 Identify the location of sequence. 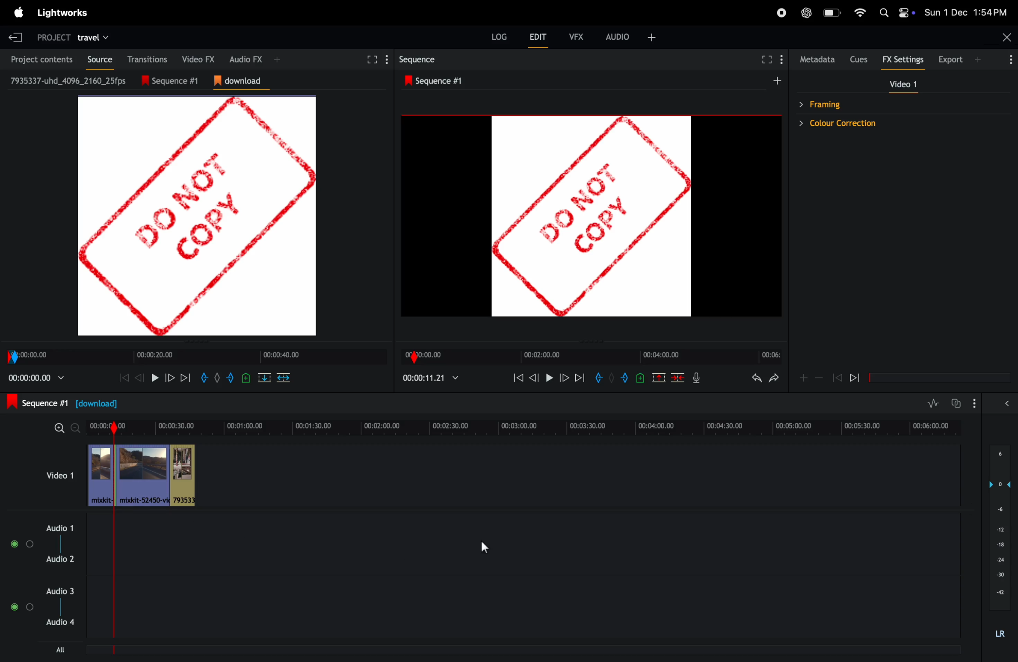
(419, 59).